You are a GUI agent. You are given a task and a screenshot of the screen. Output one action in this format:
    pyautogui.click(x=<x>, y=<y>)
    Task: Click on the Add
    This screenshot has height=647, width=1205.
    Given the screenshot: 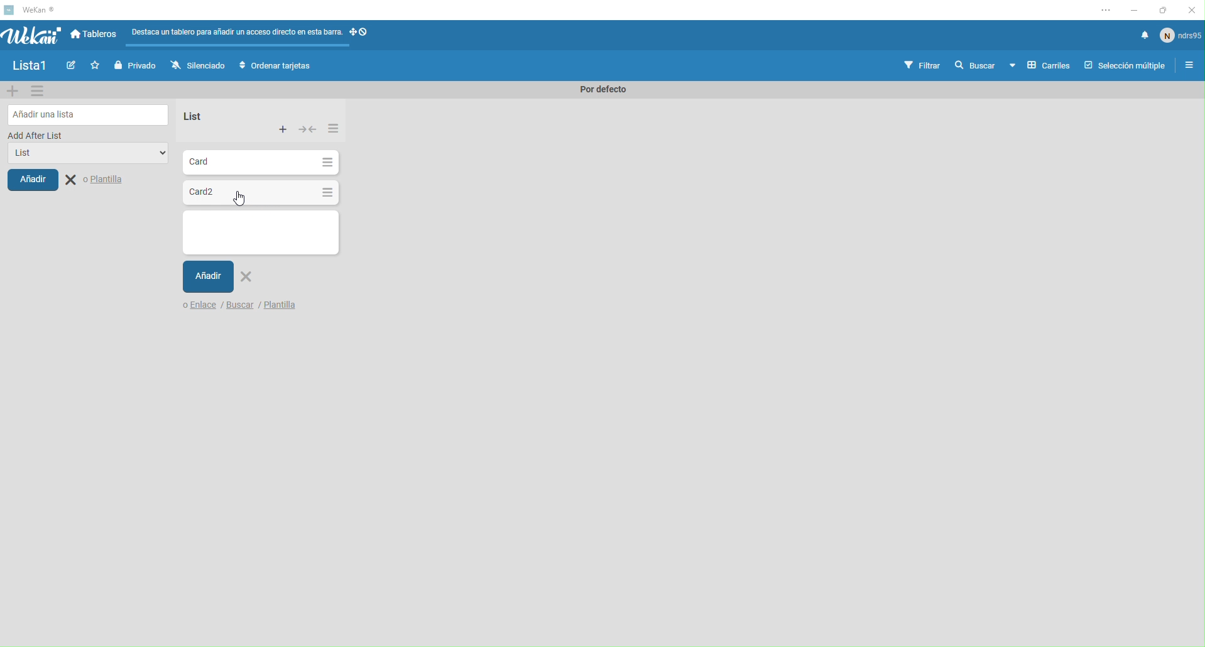 What is the action you would take?
    pyautogui.click(x=284, y=129)
    